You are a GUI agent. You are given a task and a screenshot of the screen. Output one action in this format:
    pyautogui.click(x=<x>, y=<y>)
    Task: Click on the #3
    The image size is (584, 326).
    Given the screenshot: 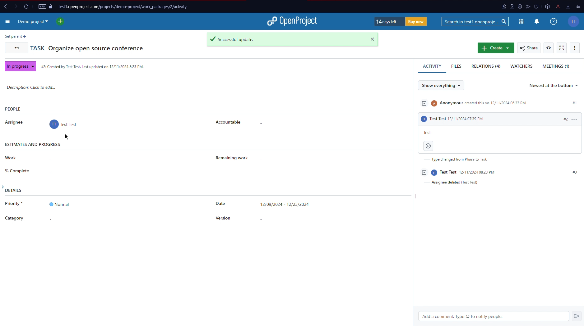 What is the action you would take?
    pyautogui.click(x=568, y=170)
    